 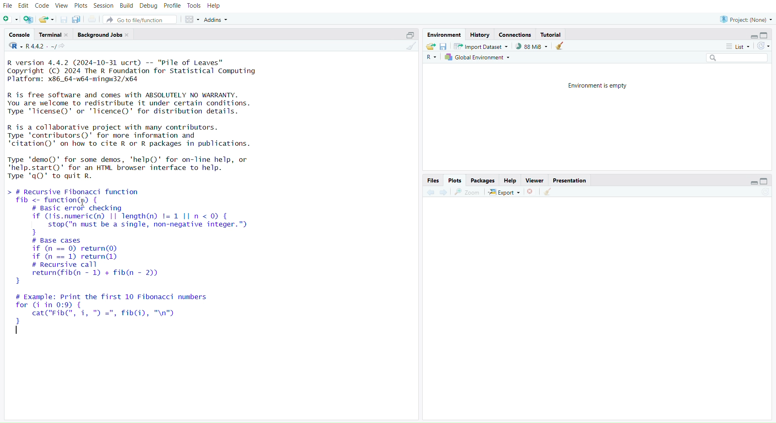 I want to click on print the current file, so click(x=93, y=20).